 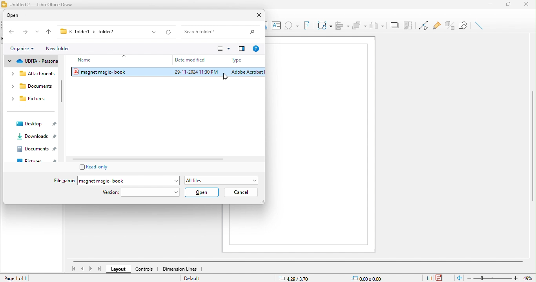 What do you see at coordinates (408, 25) in the screenshot?
I see `crop image` at bounding box center [408, 25].